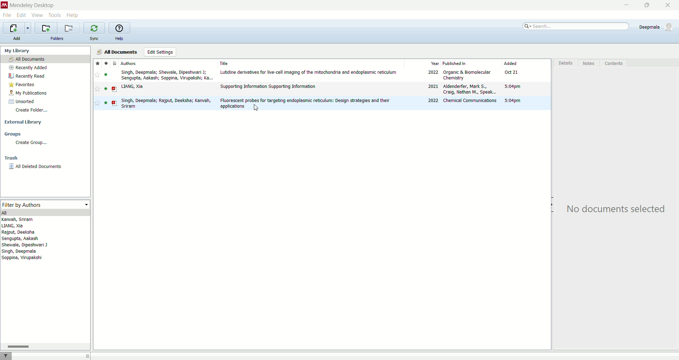 Image resolution: width=679 pixels, height=360 pixels. Describe the element at coordinates (423, 63) in the screenshot. I see `year` at that location.